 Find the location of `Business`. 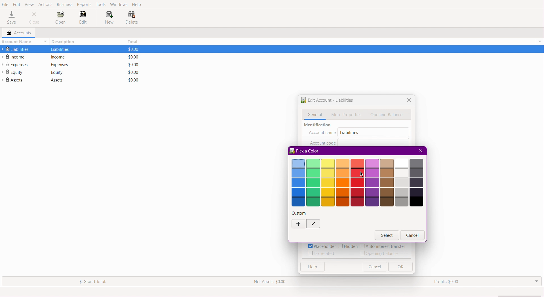

Business is located at coordinates (65, 5).